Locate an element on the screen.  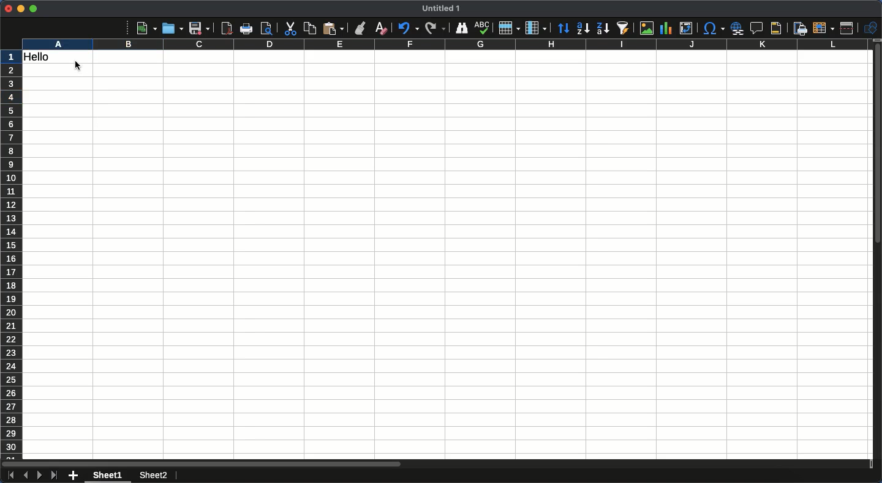
Print preview is located at coordinates (266, 28).